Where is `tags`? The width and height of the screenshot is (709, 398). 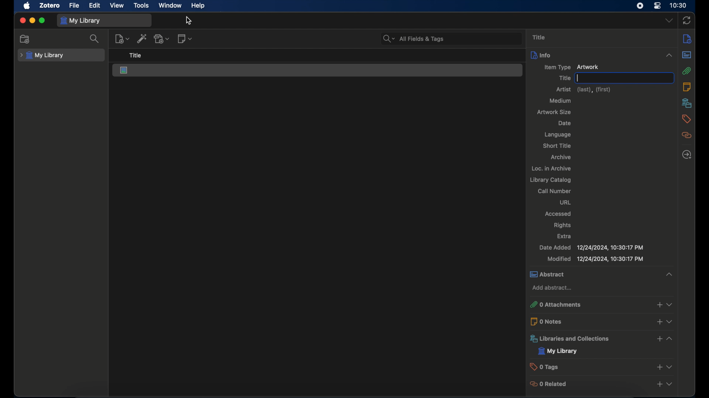 tags is located at coordinates (685, 119).